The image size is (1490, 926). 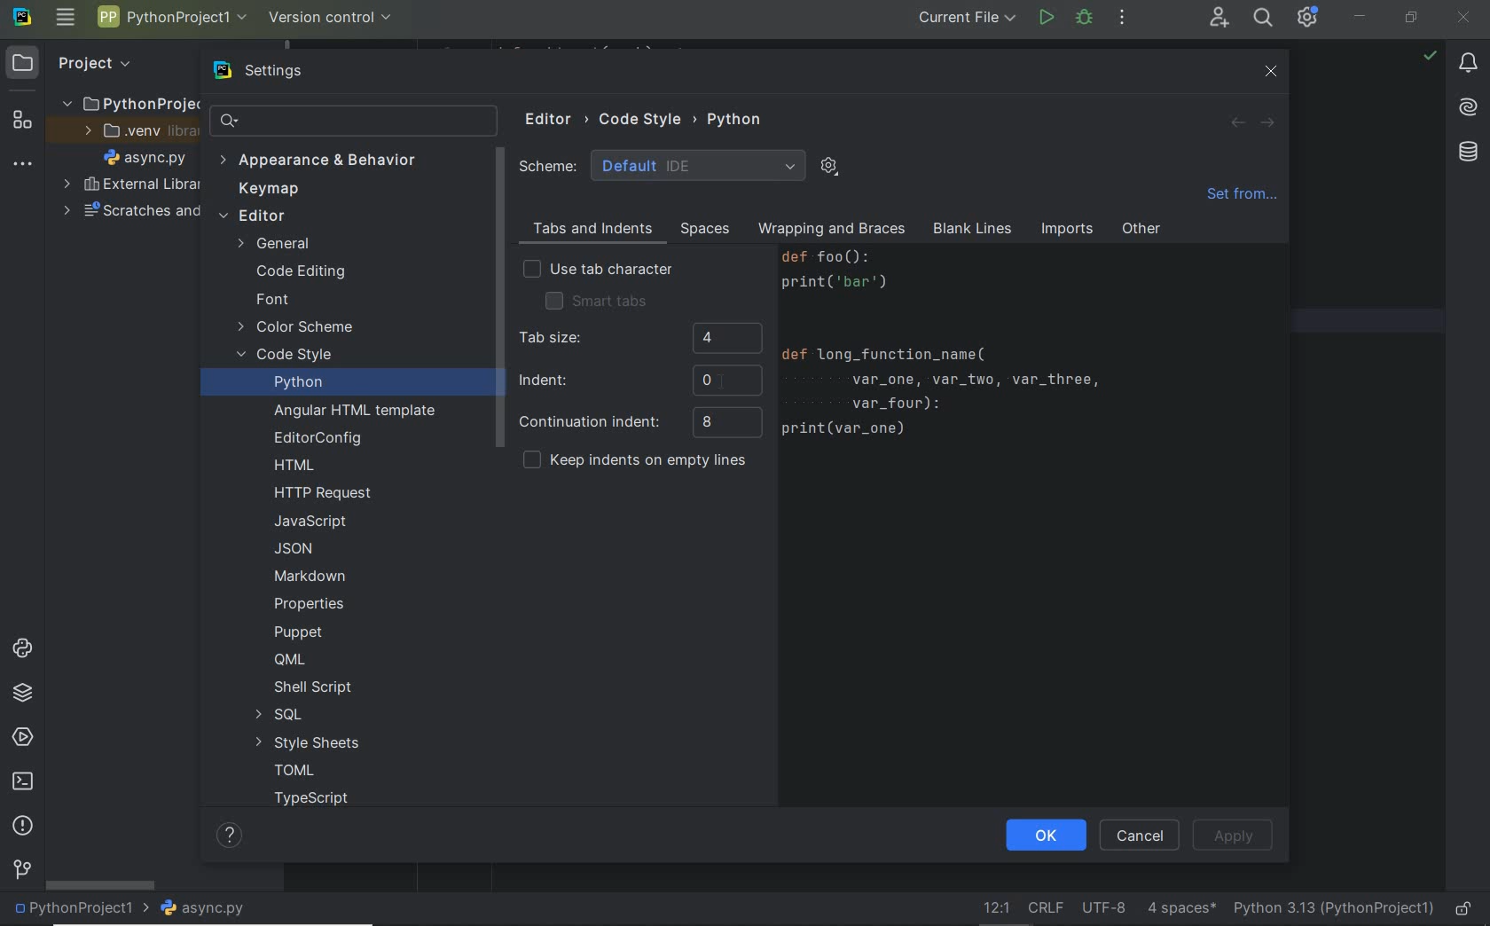 What do you see at coordinates (1465, 154) in the screenshot?
I see `database` at bounding box center [1465, 154].